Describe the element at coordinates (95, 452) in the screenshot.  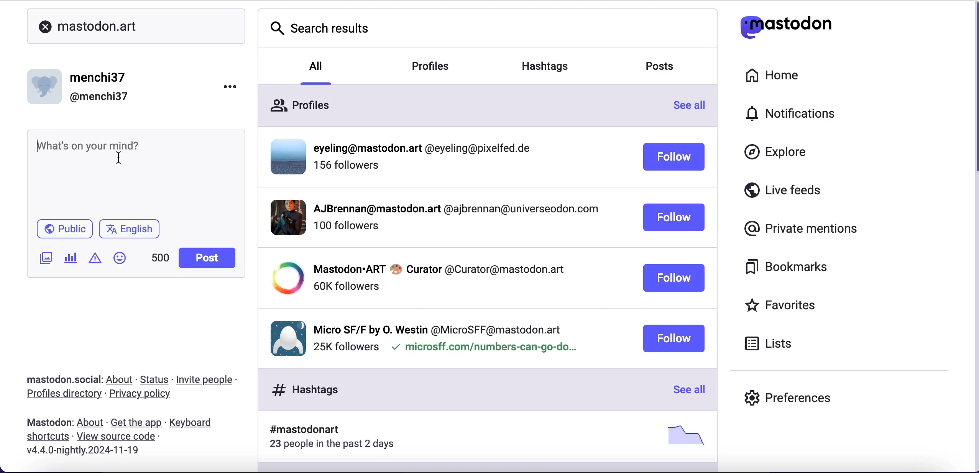
I see `2024-11-19` at that location.